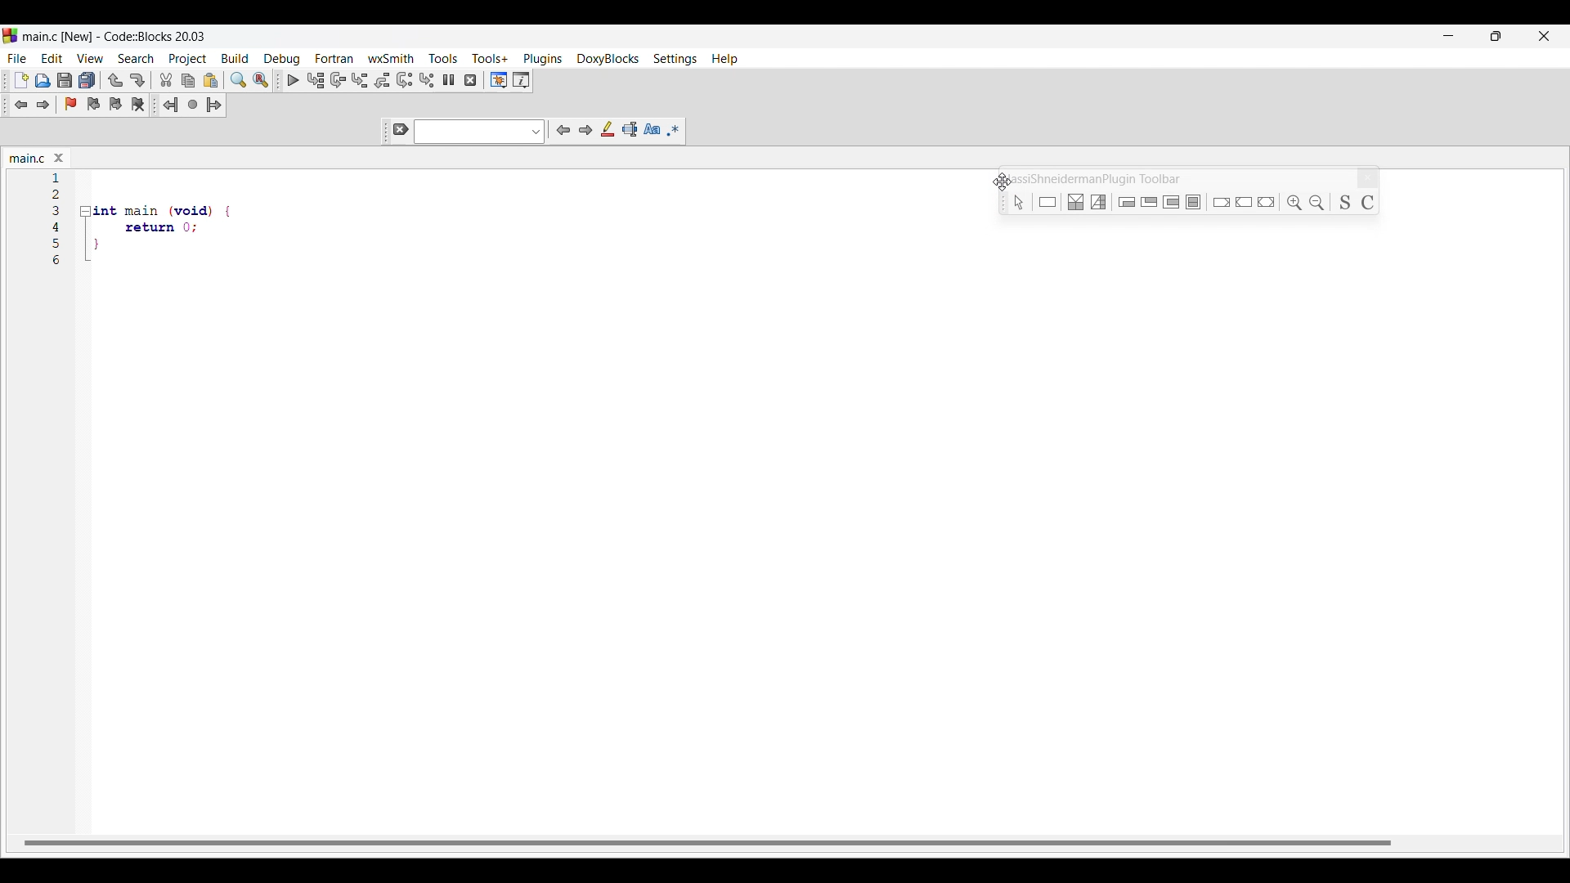 The image size is (1570, 883). I want to click on , so click(159, 206).